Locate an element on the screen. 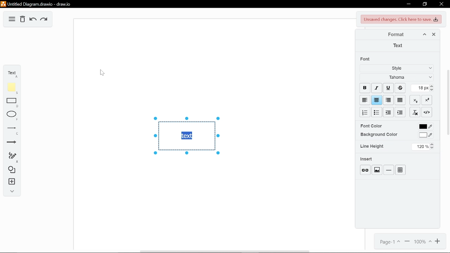  insert is located at coordinates (367, 159).